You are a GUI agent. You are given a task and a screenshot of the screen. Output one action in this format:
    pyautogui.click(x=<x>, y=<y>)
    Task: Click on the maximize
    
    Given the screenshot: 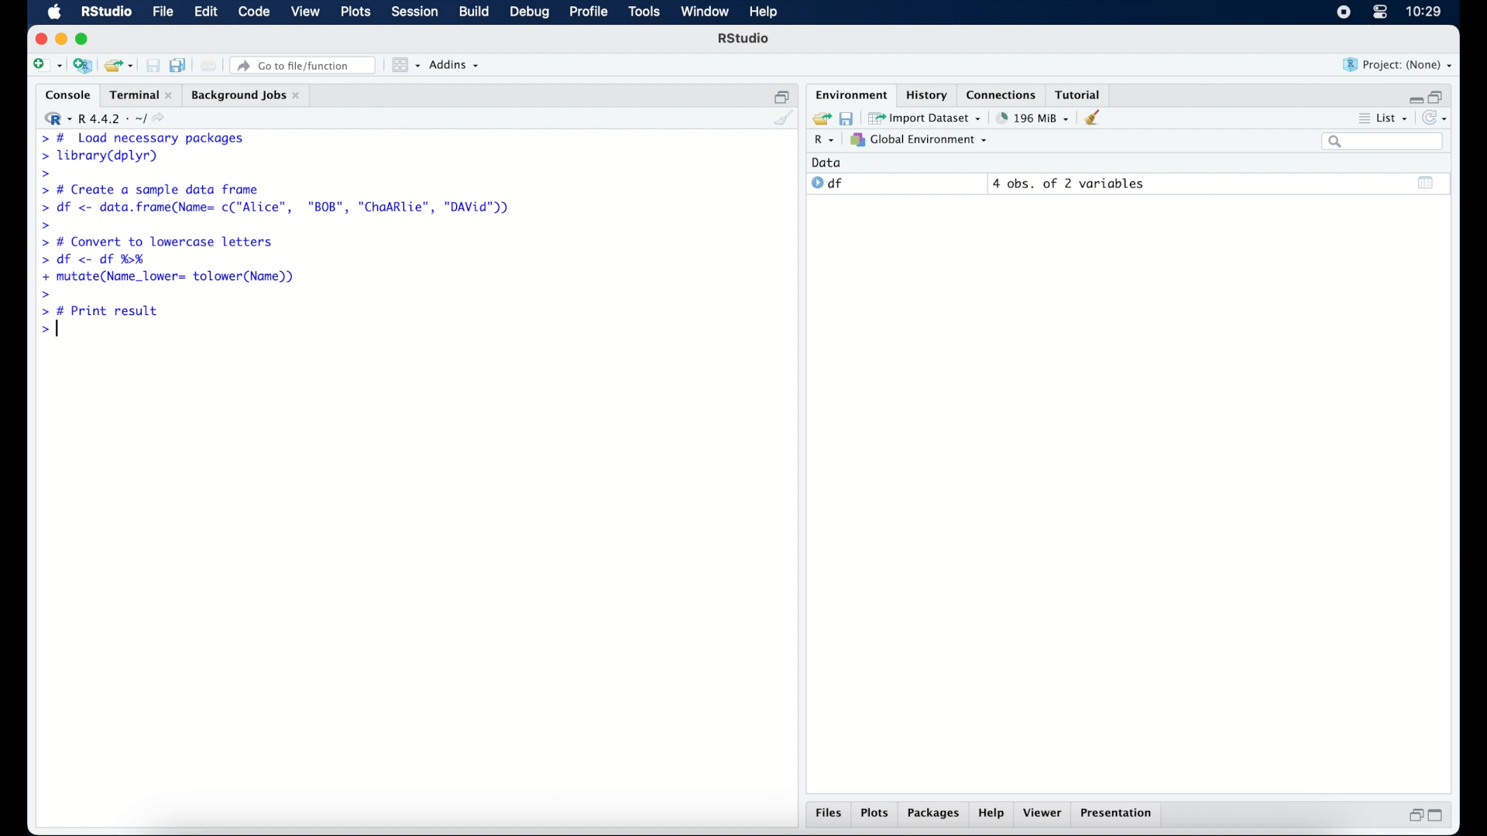 What is the action you would take?
    pyautogui.click(x=1441, y=816)
    